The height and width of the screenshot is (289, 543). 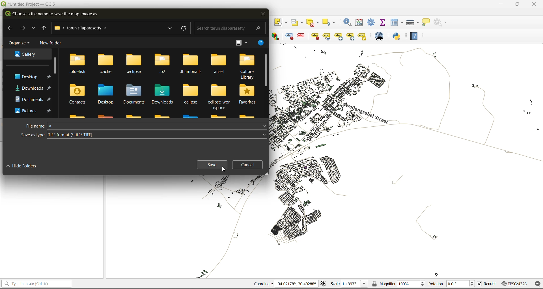 What do you see at coordinates (518, 4) in the screenshot?
I see `maximize` at bounding box center [518, 4].